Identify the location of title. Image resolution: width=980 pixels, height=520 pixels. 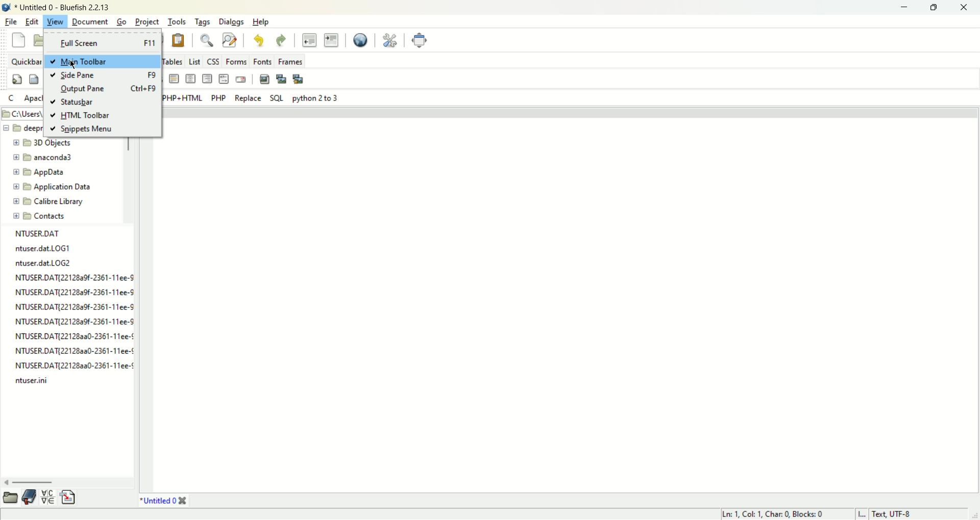
(63, 8).